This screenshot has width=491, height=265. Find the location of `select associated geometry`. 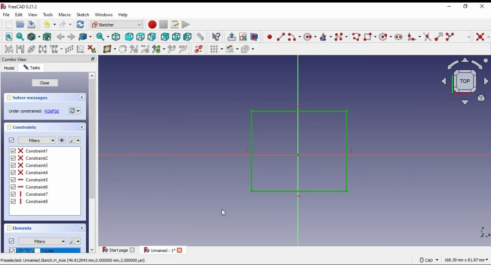

select associated geometry is located at coordinates (20, 49).